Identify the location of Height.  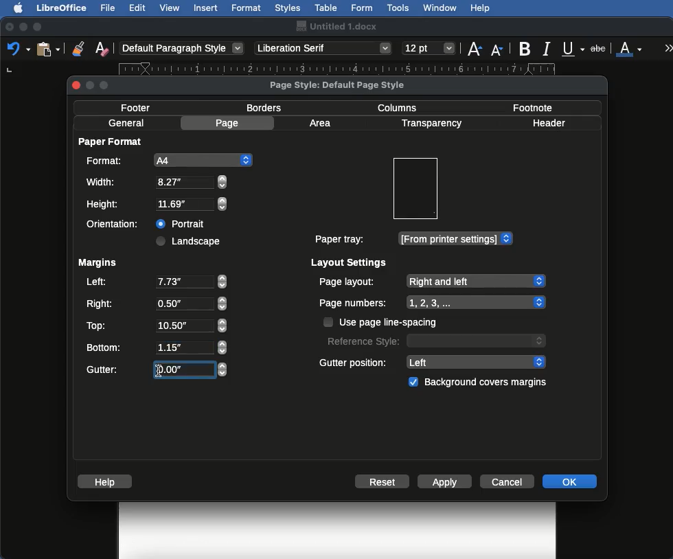
(157, 205).